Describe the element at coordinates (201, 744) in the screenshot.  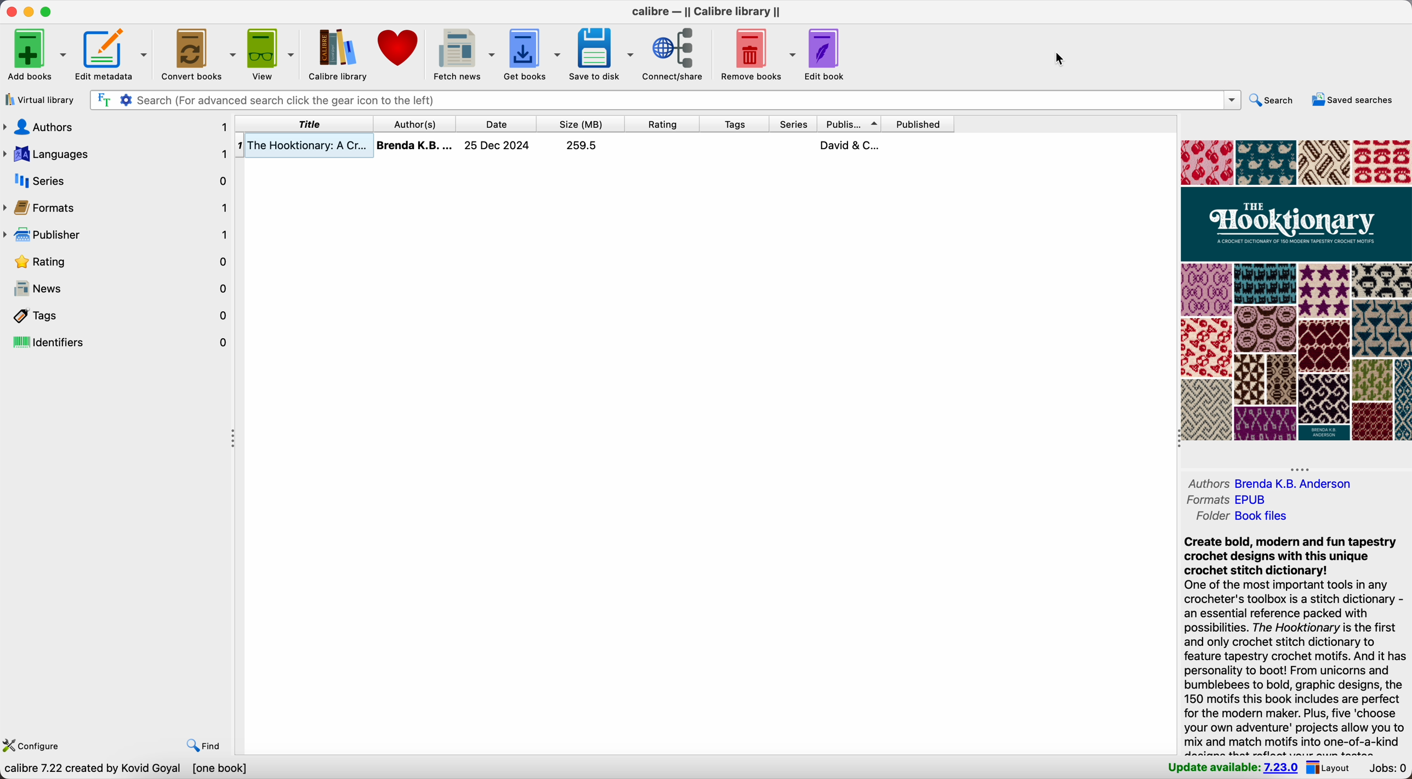
I see `find` at that location.